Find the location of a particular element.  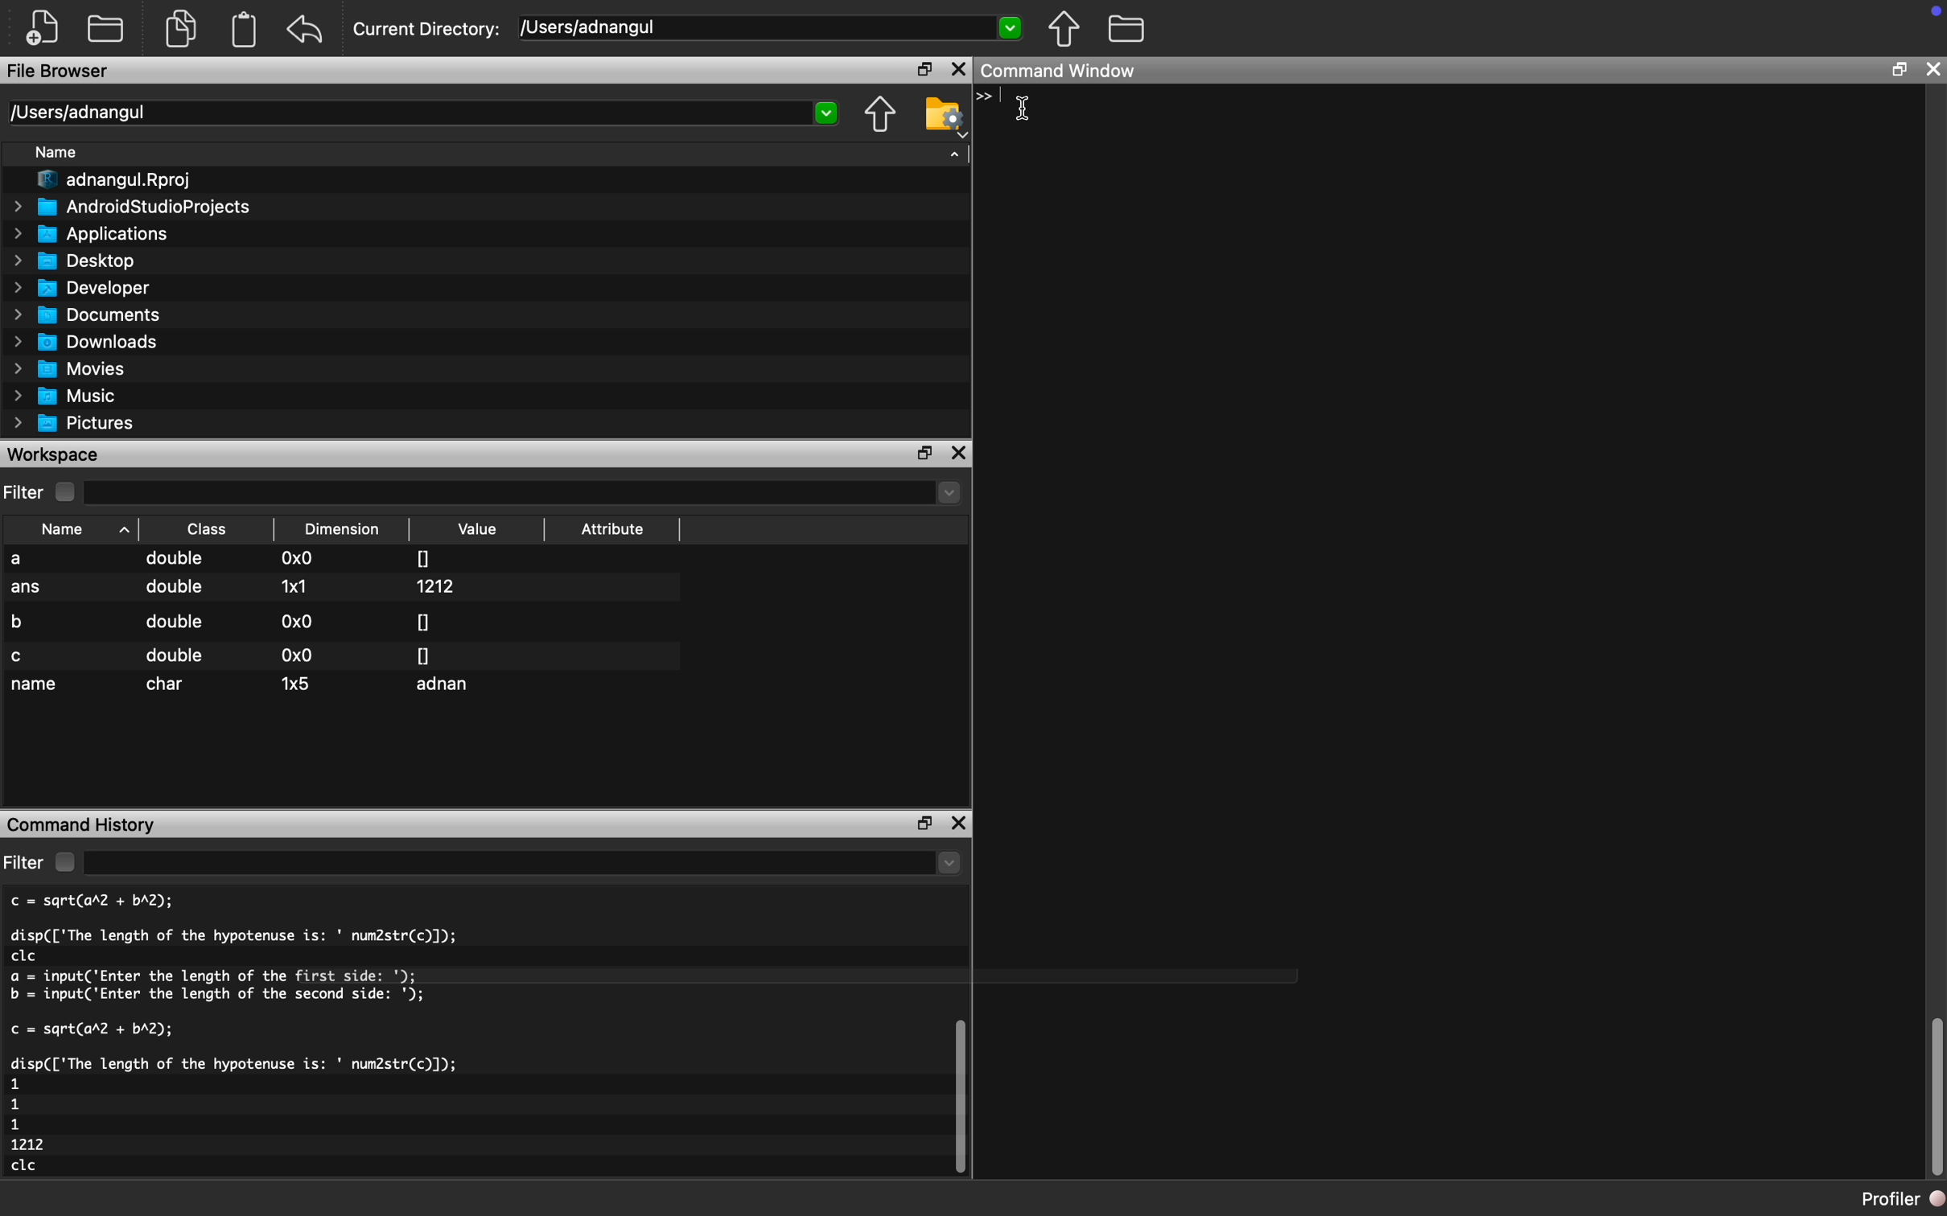

I" adnangul.Rproj is located at coordinates (125, 181).